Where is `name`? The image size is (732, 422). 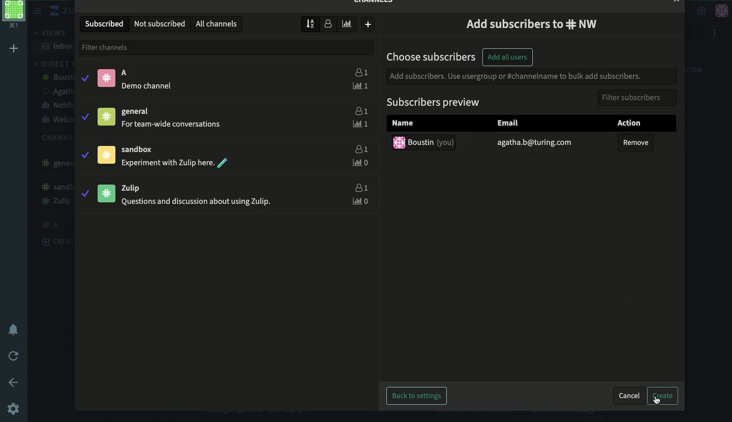
name is located at coordinates (403, 125).